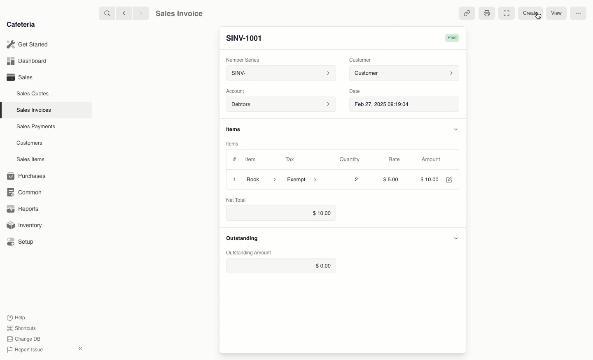 This screenshot has width=593, height=360. Describe the element at coordinates (125, 13) in the screenshot. I see `back` at that location.